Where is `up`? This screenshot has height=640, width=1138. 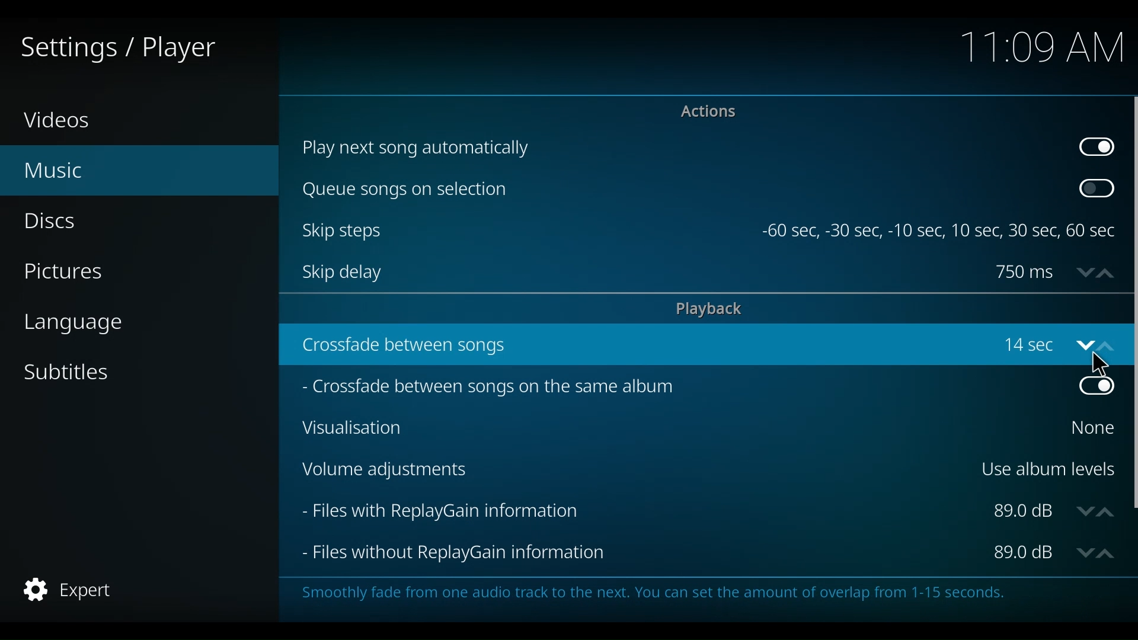 up is located at coordinates (1108, 347).